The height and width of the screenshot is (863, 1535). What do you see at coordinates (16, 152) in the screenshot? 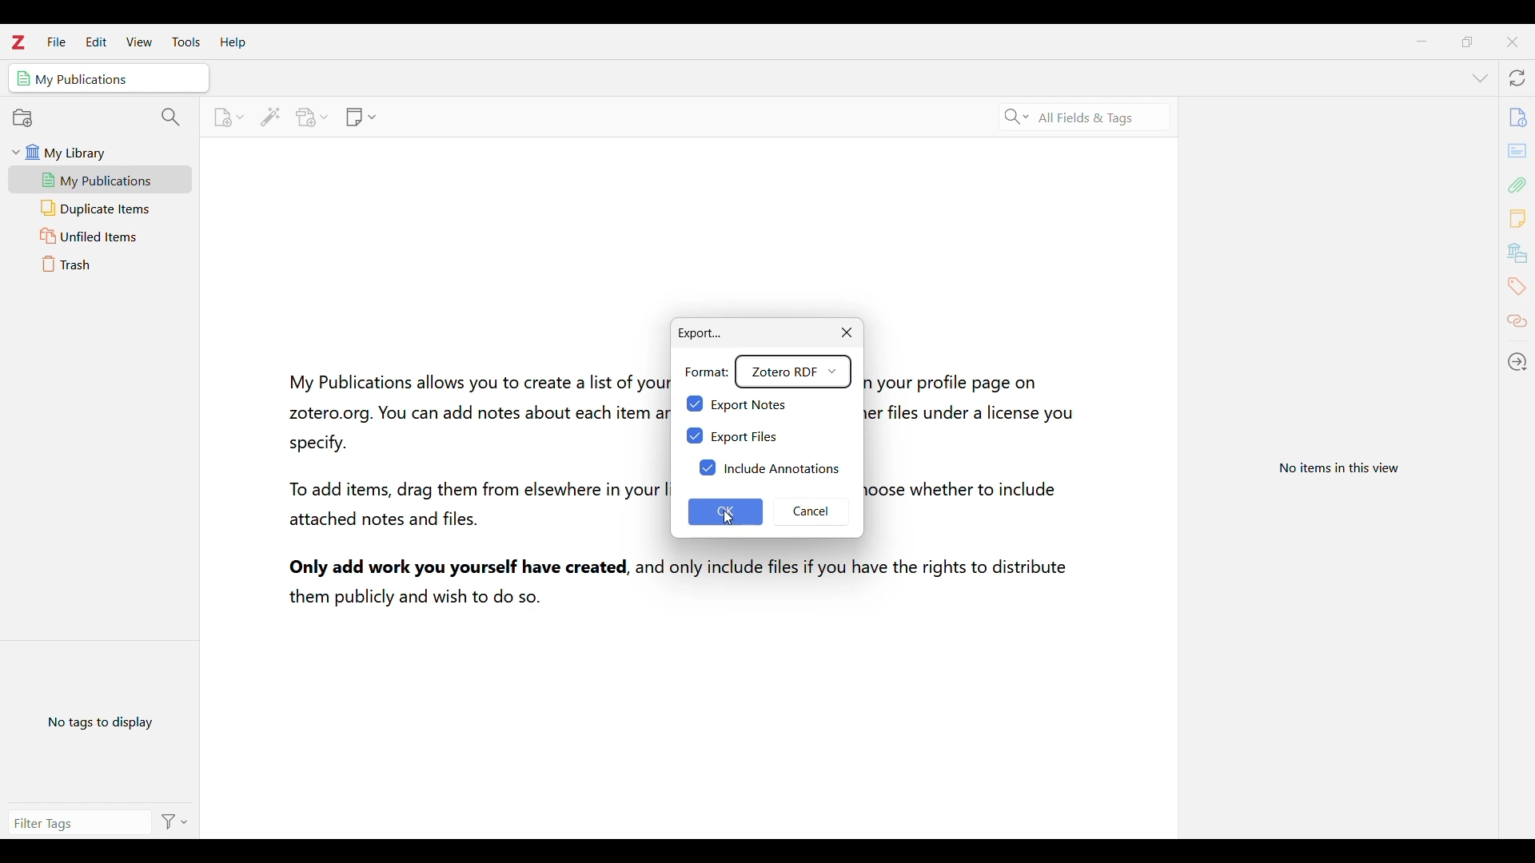
I see `Collapse My Library` at bounding box center [16, 152].